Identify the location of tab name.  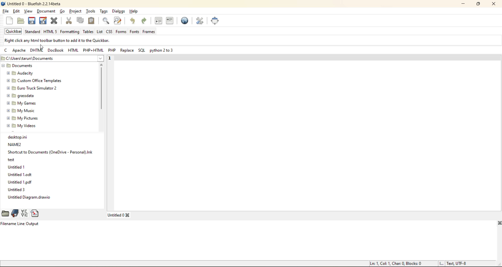
(118, 214).